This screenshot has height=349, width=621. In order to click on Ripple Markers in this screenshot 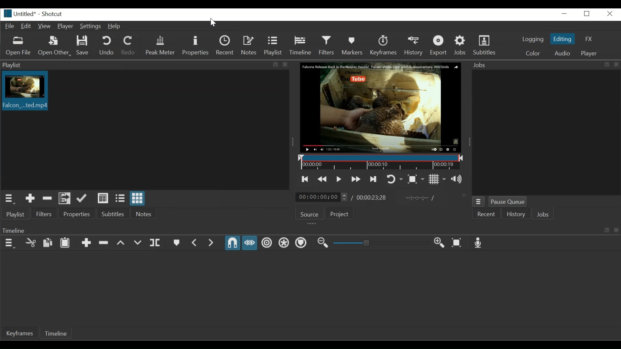, I will do `click(302, 243)`.